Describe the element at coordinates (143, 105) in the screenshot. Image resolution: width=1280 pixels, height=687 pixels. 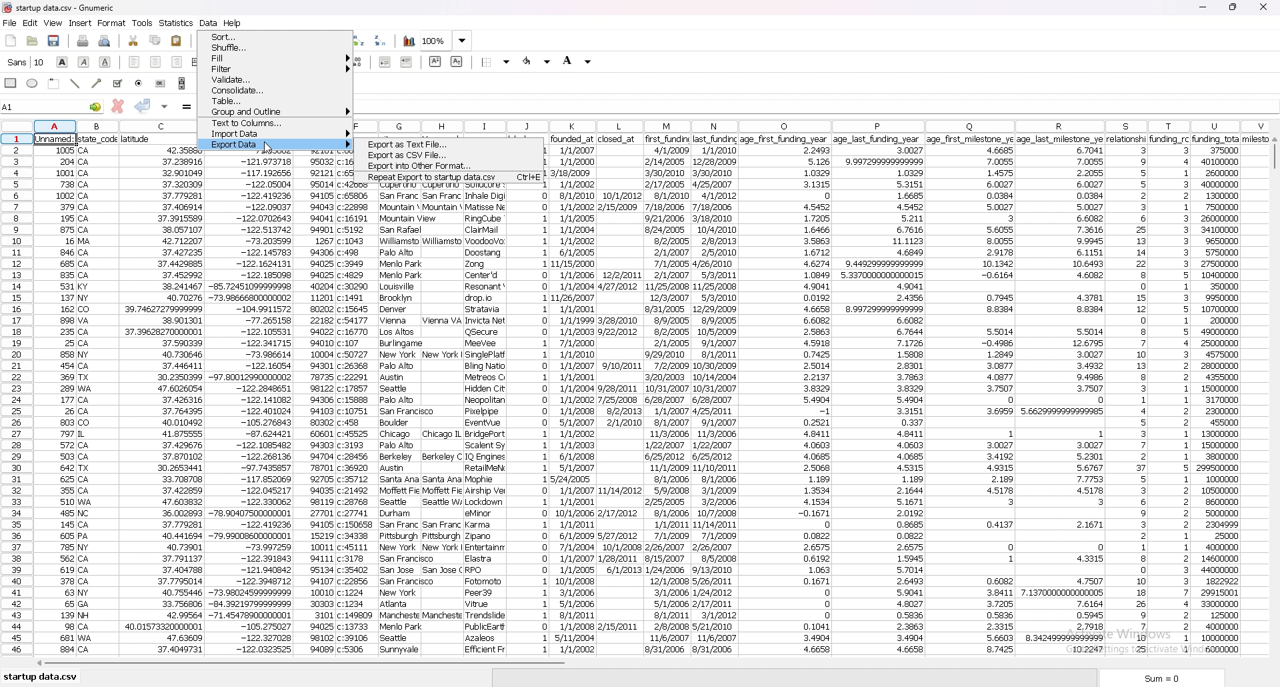
I see `accept changes` at that location.